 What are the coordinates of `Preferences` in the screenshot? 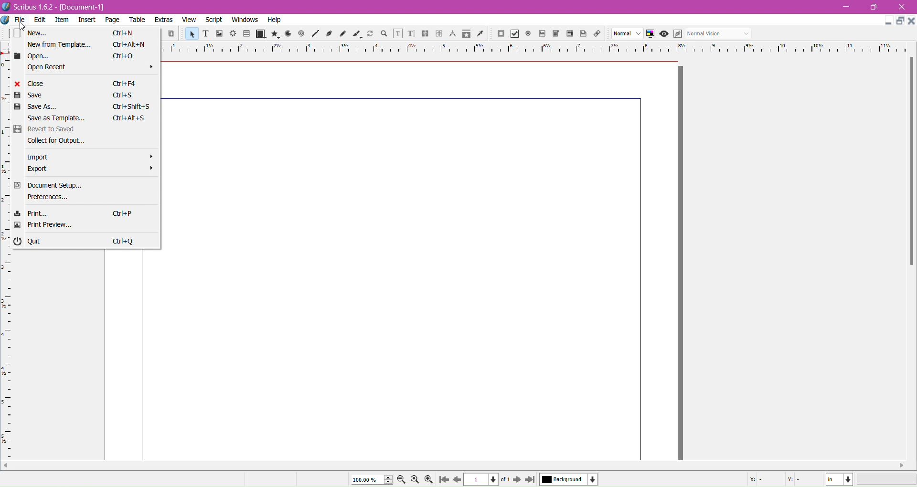 It's located at (60, 198).